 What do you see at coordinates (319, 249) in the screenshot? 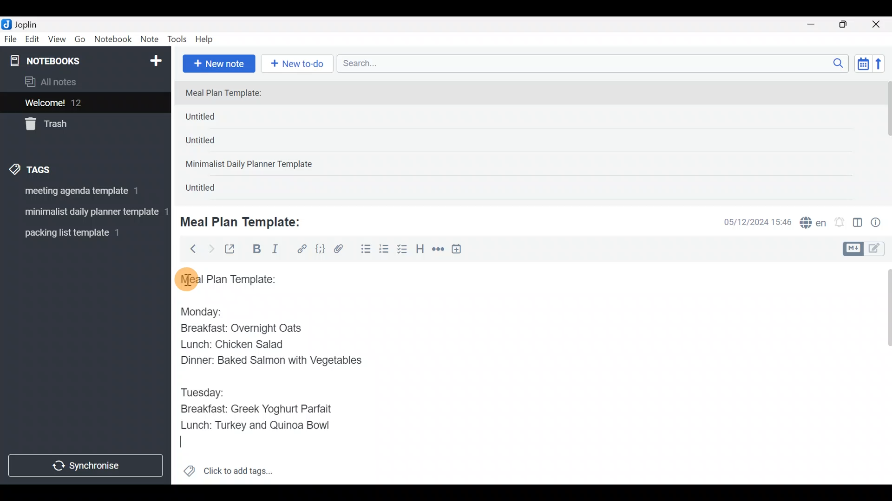
I see `Code` at bounding box center [319, 249].